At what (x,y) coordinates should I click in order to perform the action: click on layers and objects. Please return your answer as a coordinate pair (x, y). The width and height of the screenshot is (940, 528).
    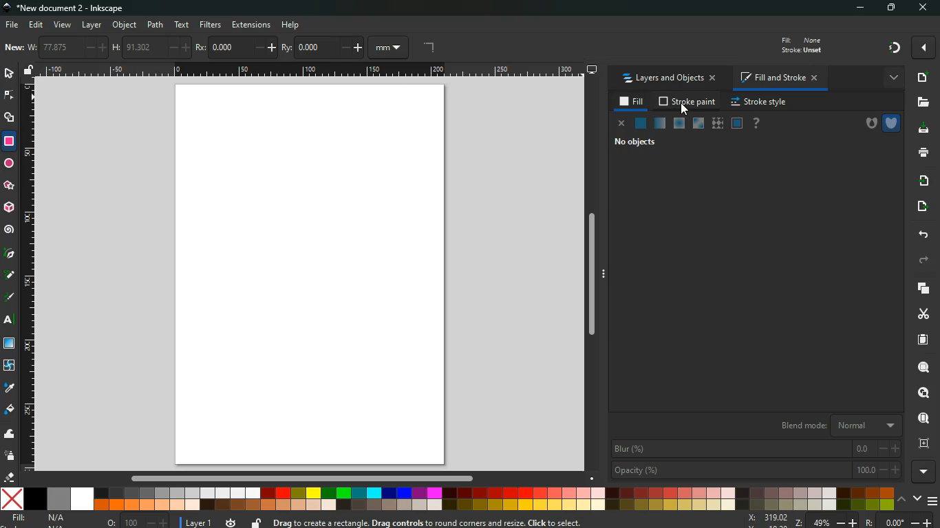
    Looking at the image, I should click on (670, 79).